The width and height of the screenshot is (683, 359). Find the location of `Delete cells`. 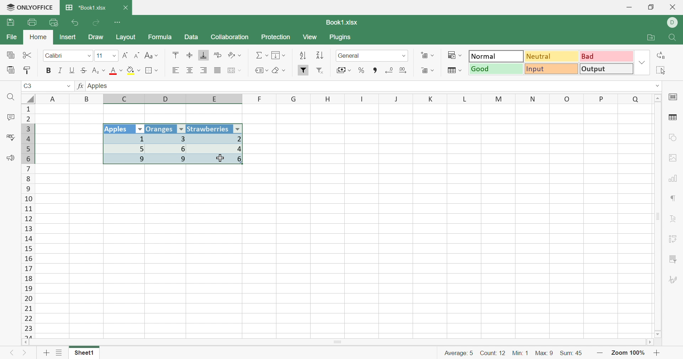

Delete cells is located at coordinates (427, 71).